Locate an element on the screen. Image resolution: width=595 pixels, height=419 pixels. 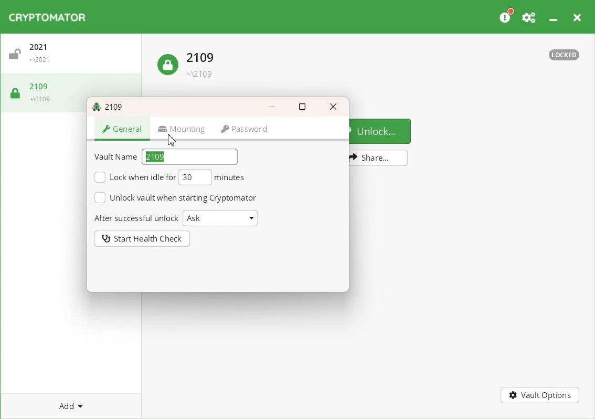
Text is located at coordinates (155, 158).